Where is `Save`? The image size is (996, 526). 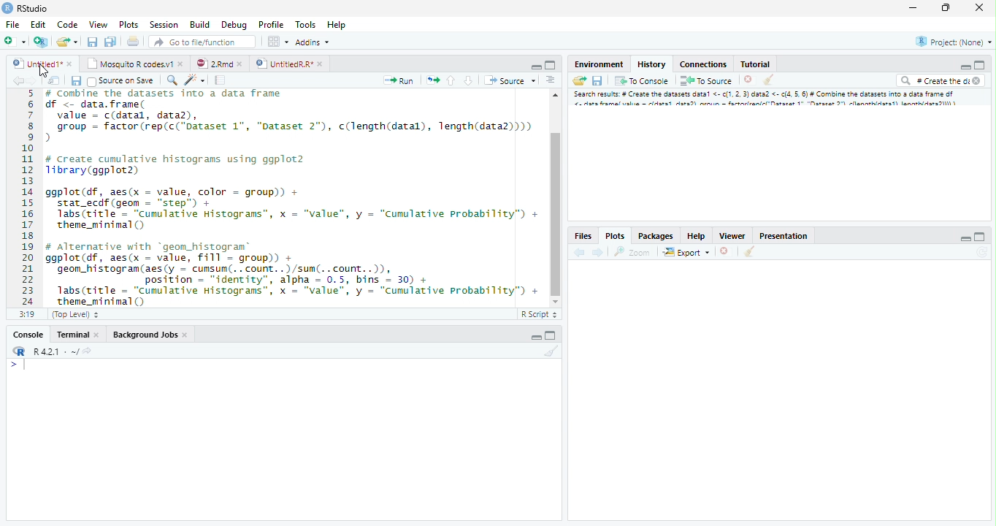 Save is located at coordinates (92, 42).